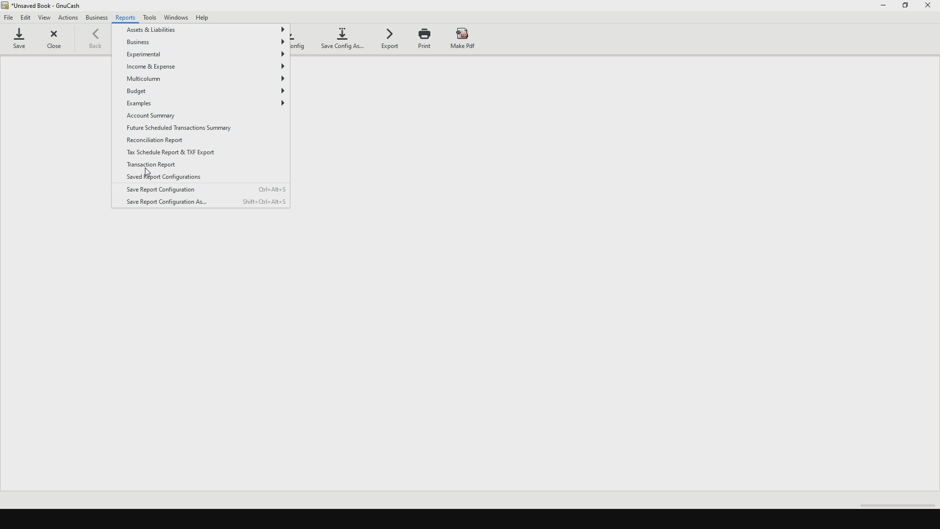 The height and width of the screenshot is (529, 940). Describe the element at coordinates (160, 141) in the screenshot. I see `reconciliation report` at that location.